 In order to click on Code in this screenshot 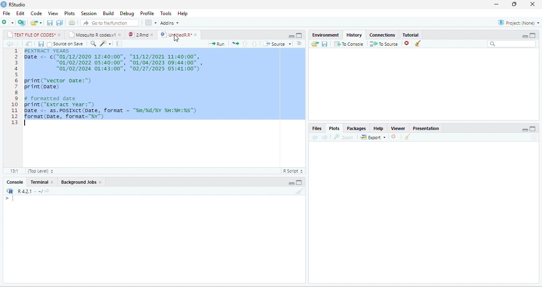, I will do `click(37, 14)`.